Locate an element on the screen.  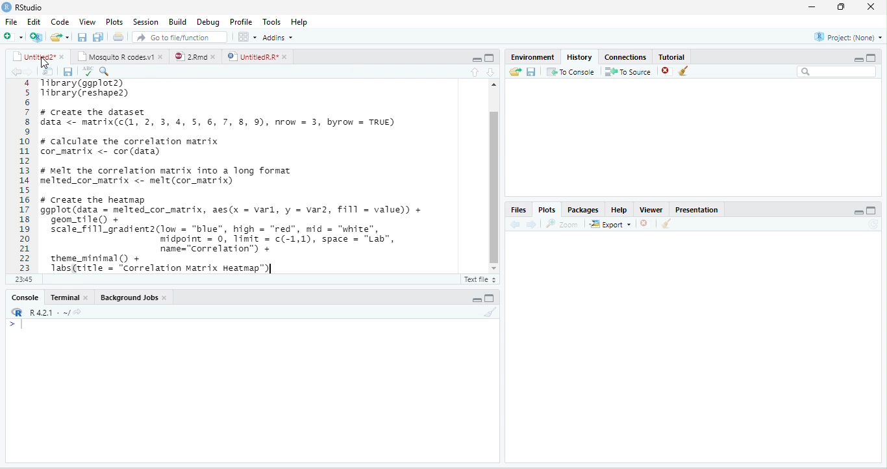
files is located at coordinates (45, 70).